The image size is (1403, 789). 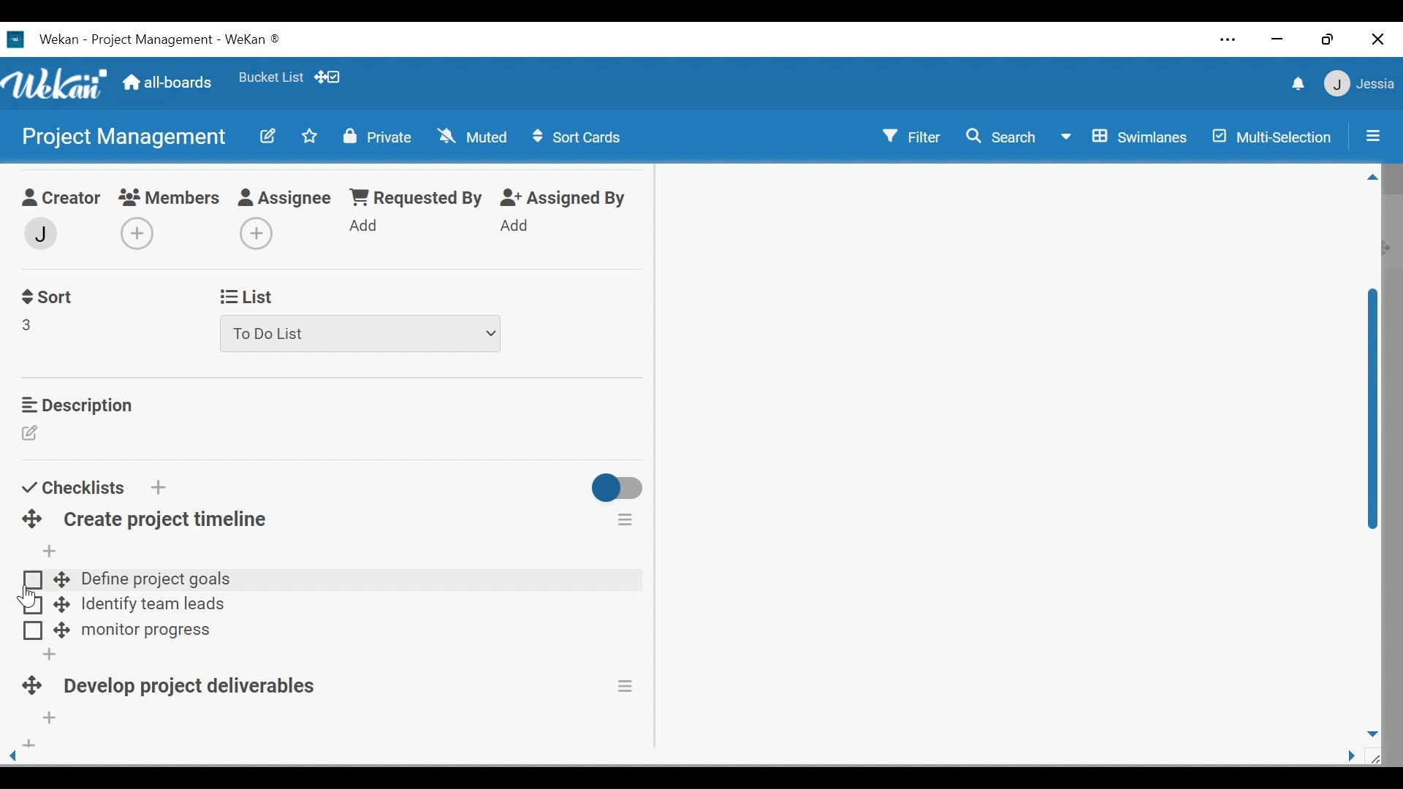 What do you see at coordinates (50, 719) in the screenshot?
I see `Add checklist item` at bounding box center [50, 719].